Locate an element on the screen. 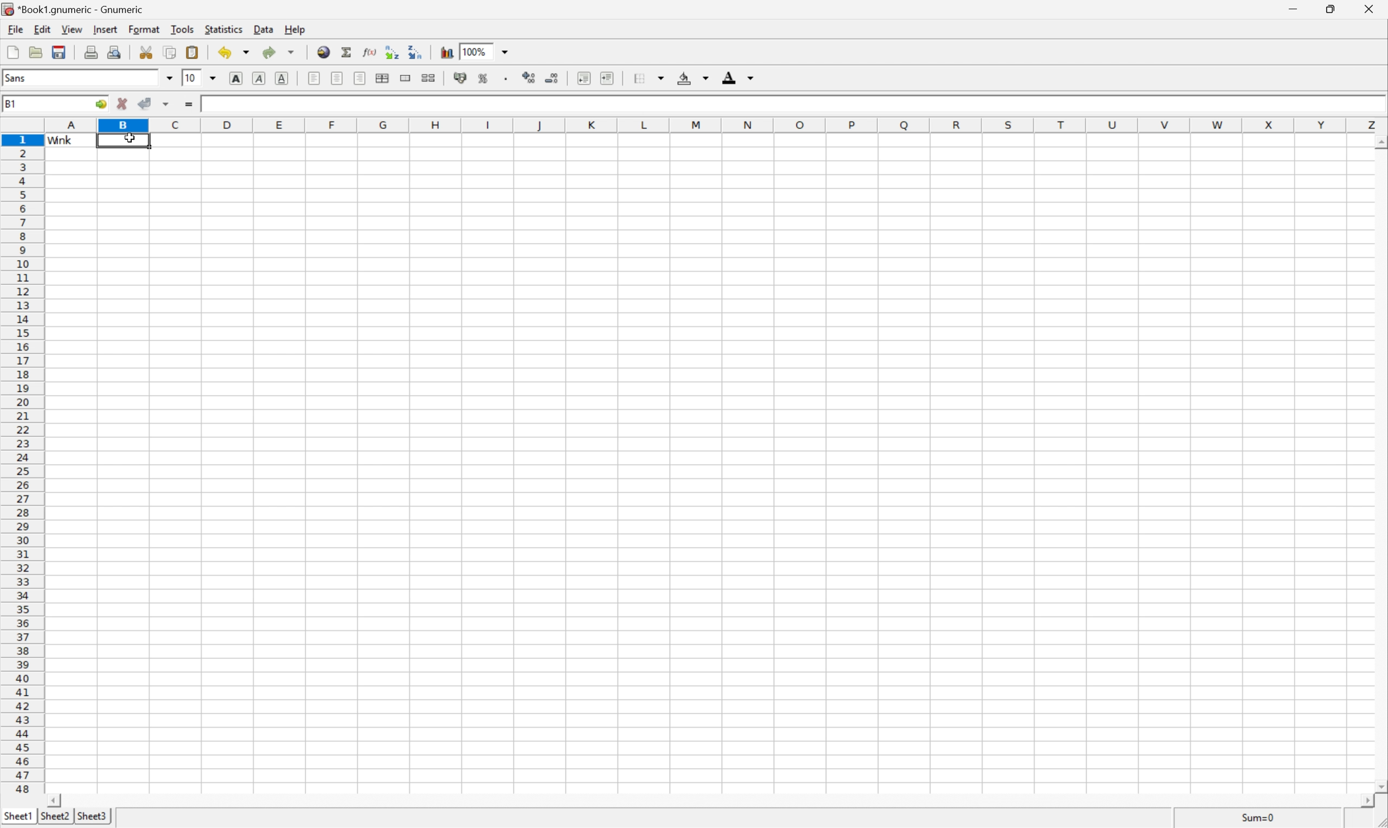 This screenshot has width=1388, height=828. insert is located at coordinates (104, 31).